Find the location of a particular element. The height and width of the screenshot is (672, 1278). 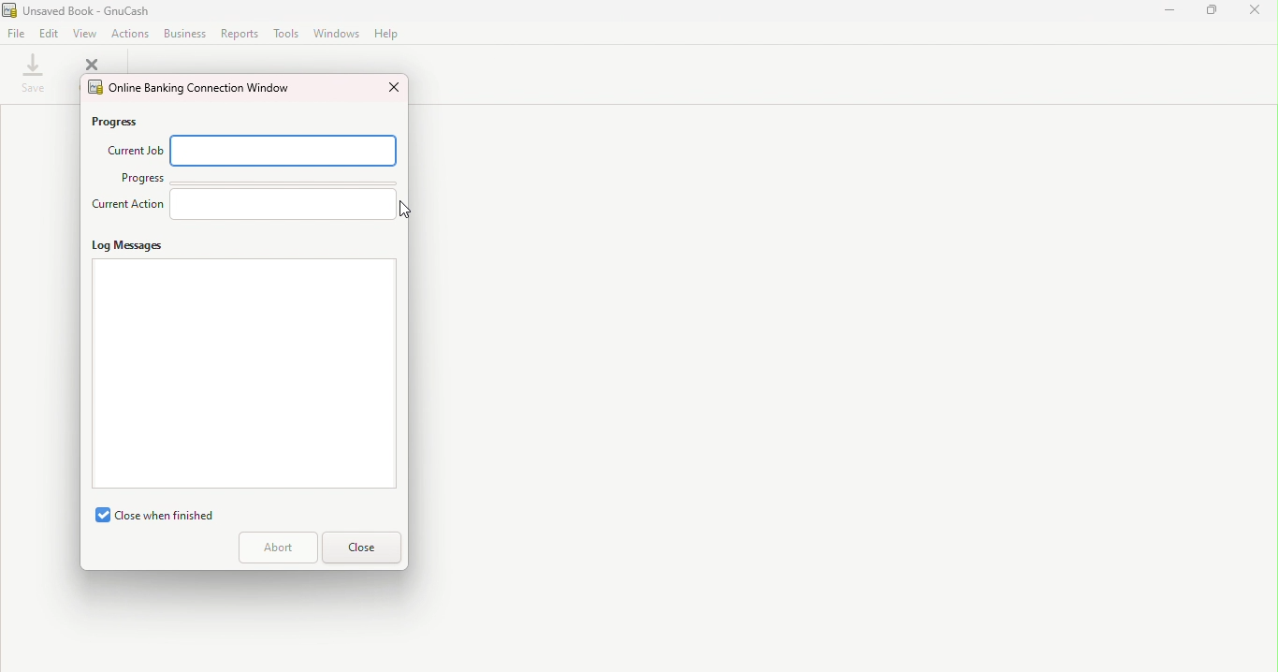

Edit is located at coordinates (51, 33).